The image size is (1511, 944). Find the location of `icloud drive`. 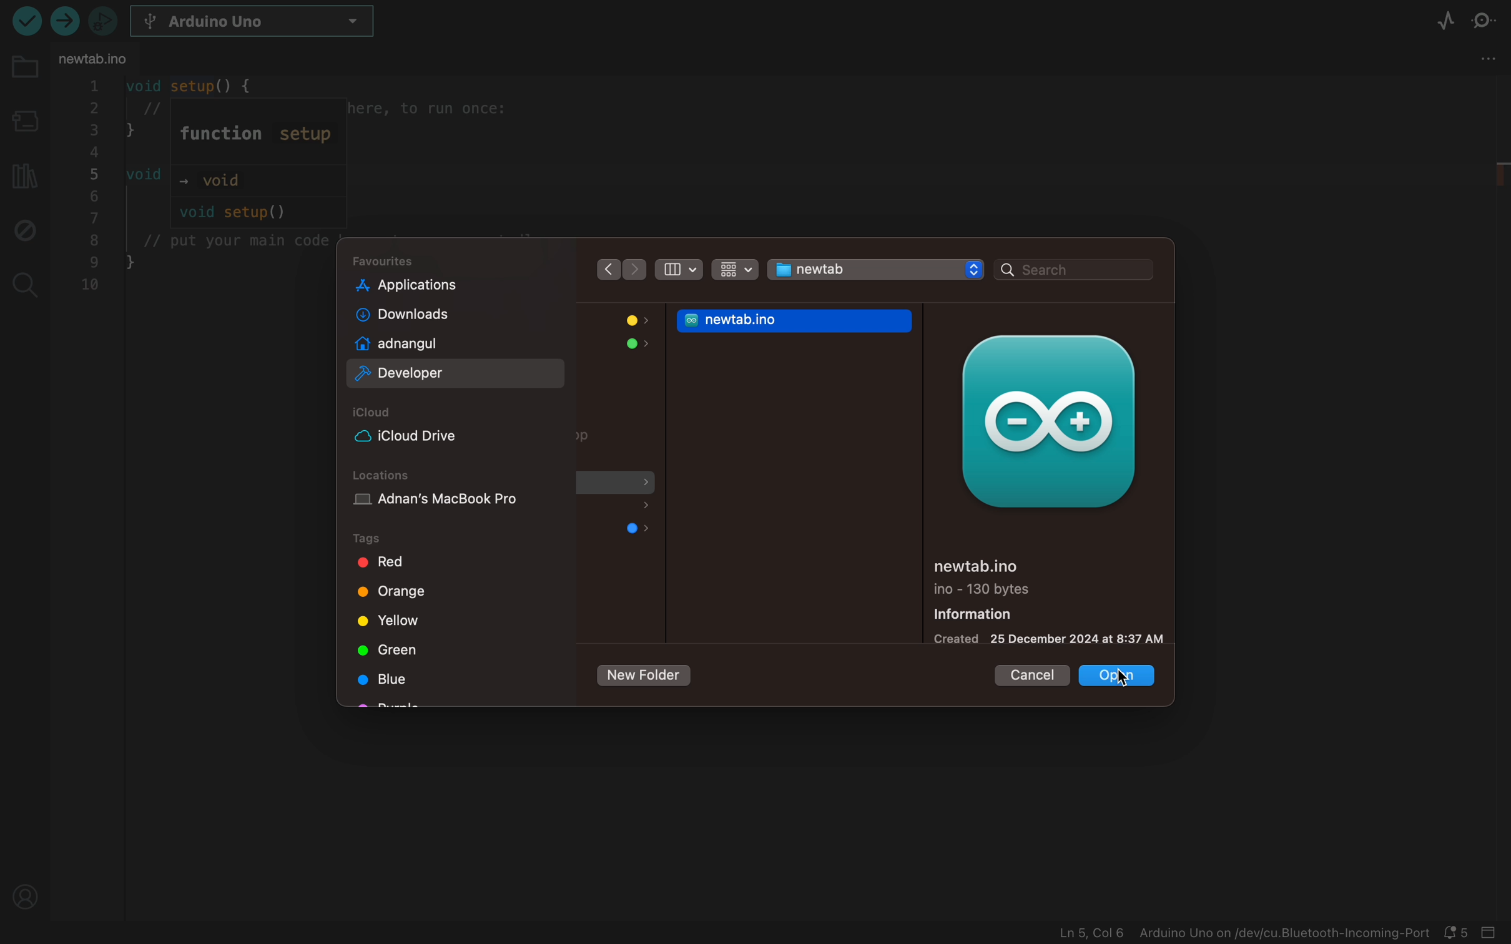

icloud drive is located at coordinates (429, 436).